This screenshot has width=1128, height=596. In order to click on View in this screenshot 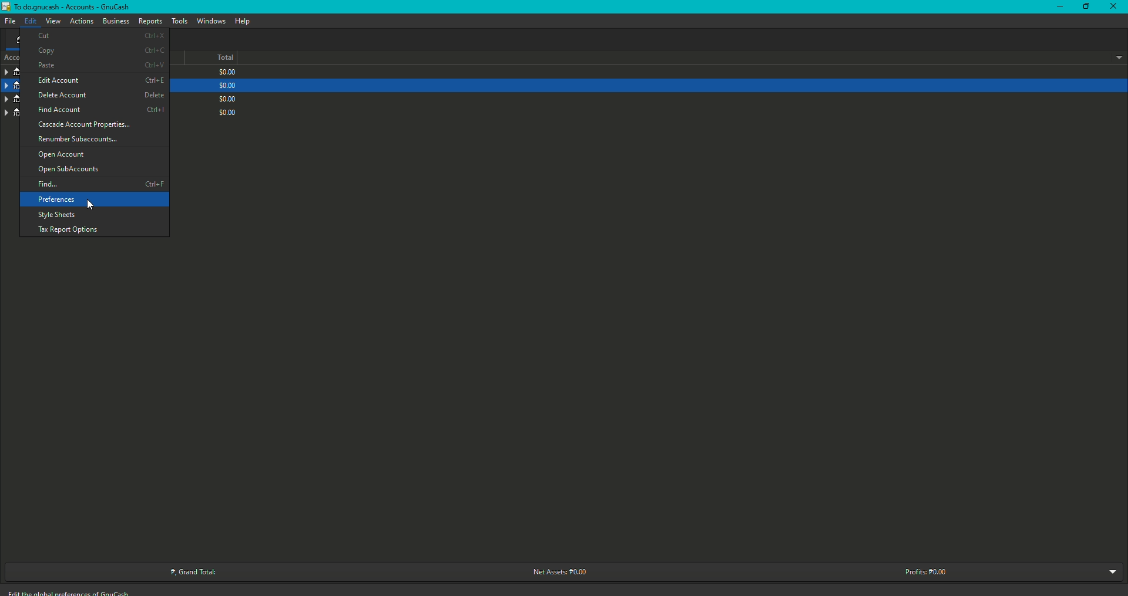, I will do `click(52, 21)`.